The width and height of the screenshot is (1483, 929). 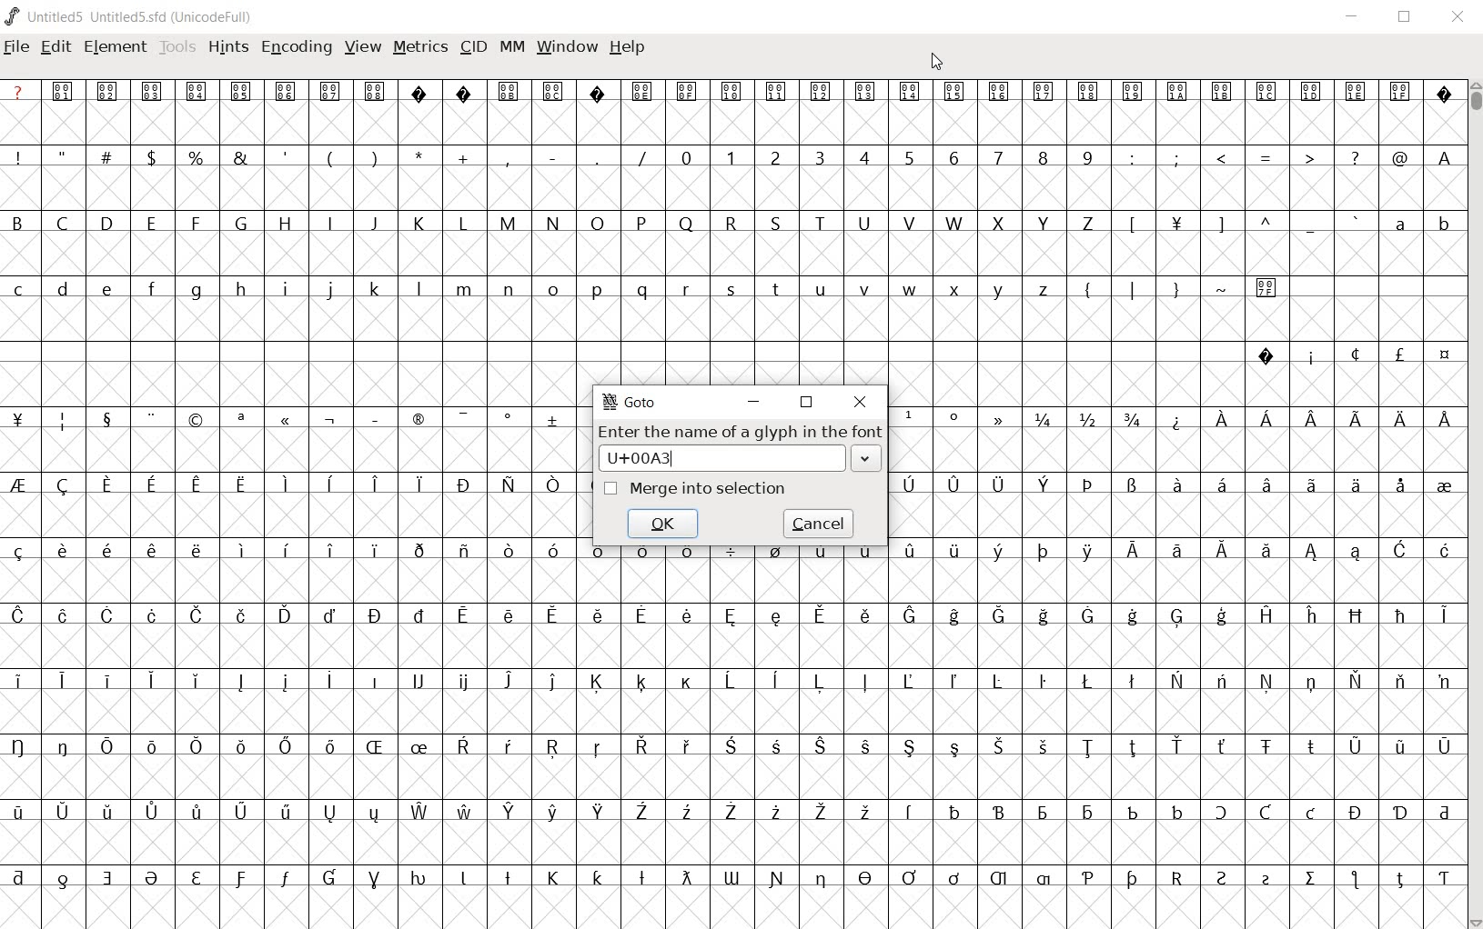 What do you see at coordinates (864, 683) in the screenshot?
I see `Symbol` at bounding box center [864, 683].